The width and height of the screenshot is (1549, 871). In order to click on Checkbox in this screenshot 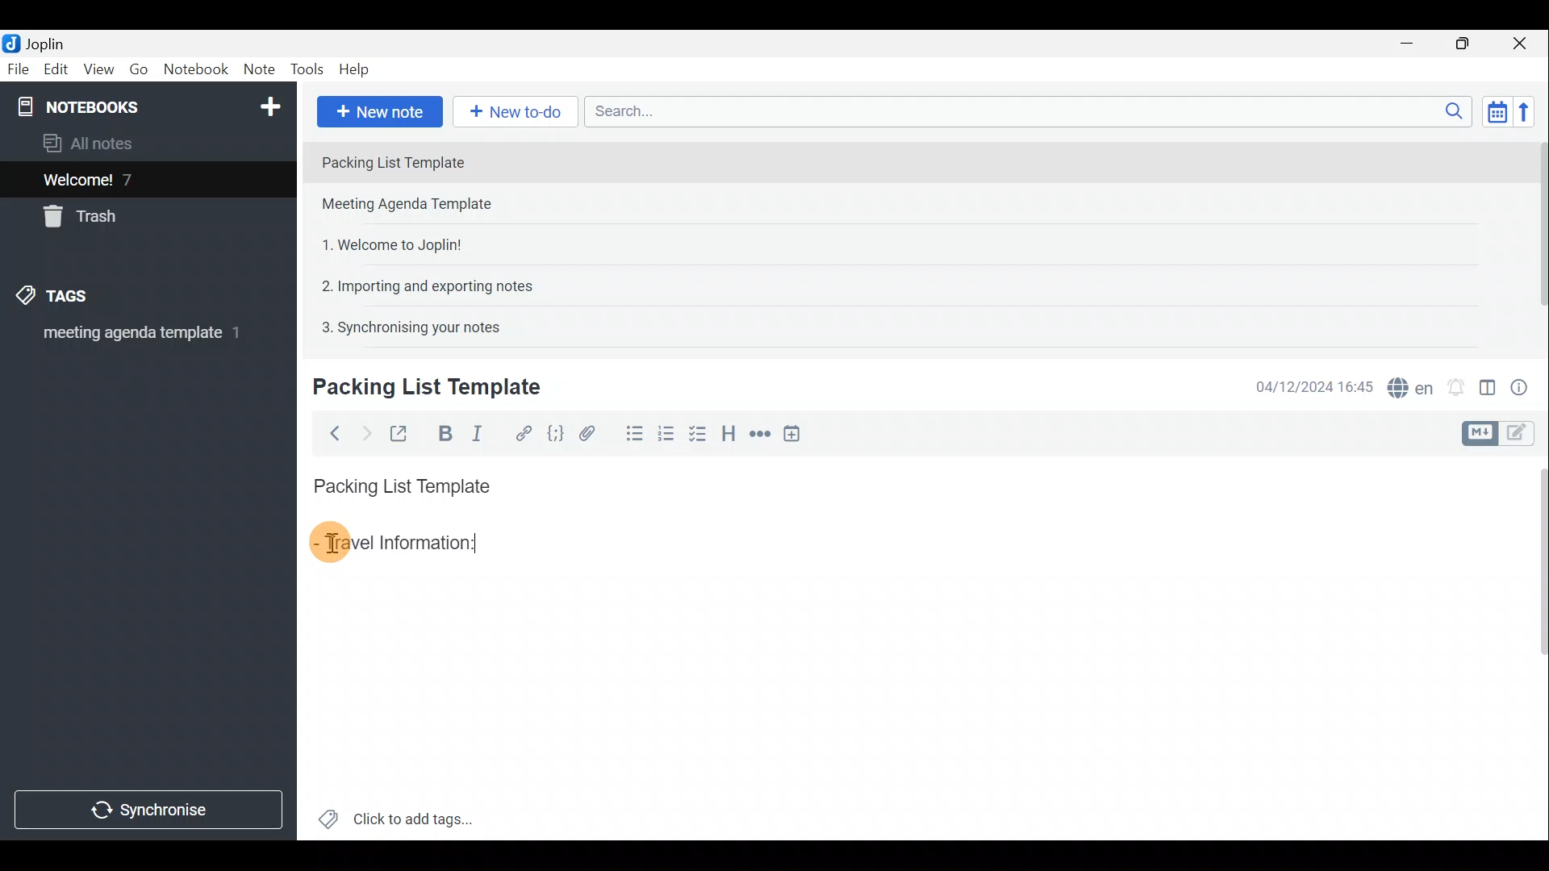, I will do `click(703, 438)`.